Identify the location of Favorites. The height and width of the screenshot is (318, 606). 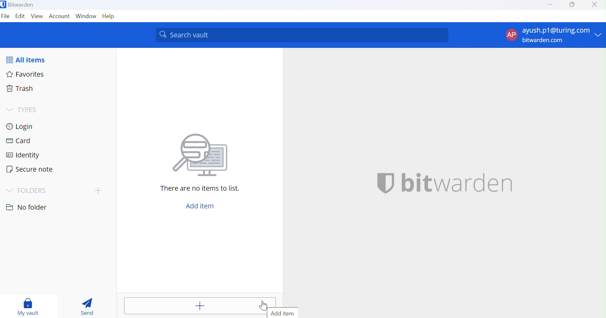
(26, 74).